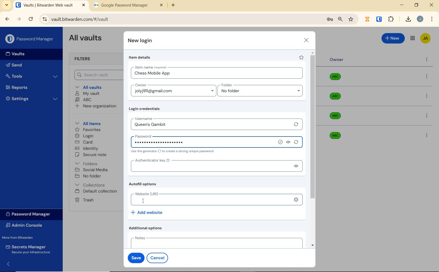 The height and width of the screenshot is (272, 439). Describe the element at coordinates (30, 39) in the screenshot. I see `Password Manager` at that location.